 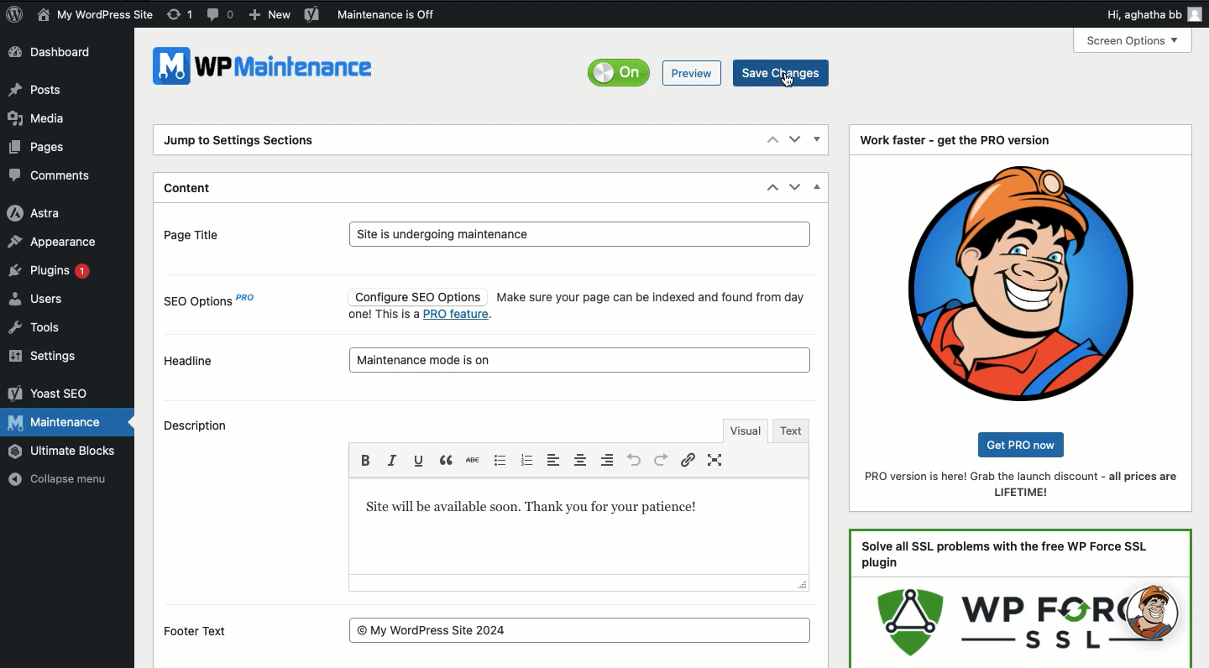 What do you see at coordinates (582, 358) in the screenshot?
I see `maintenance` at bounding box center [582, 358].